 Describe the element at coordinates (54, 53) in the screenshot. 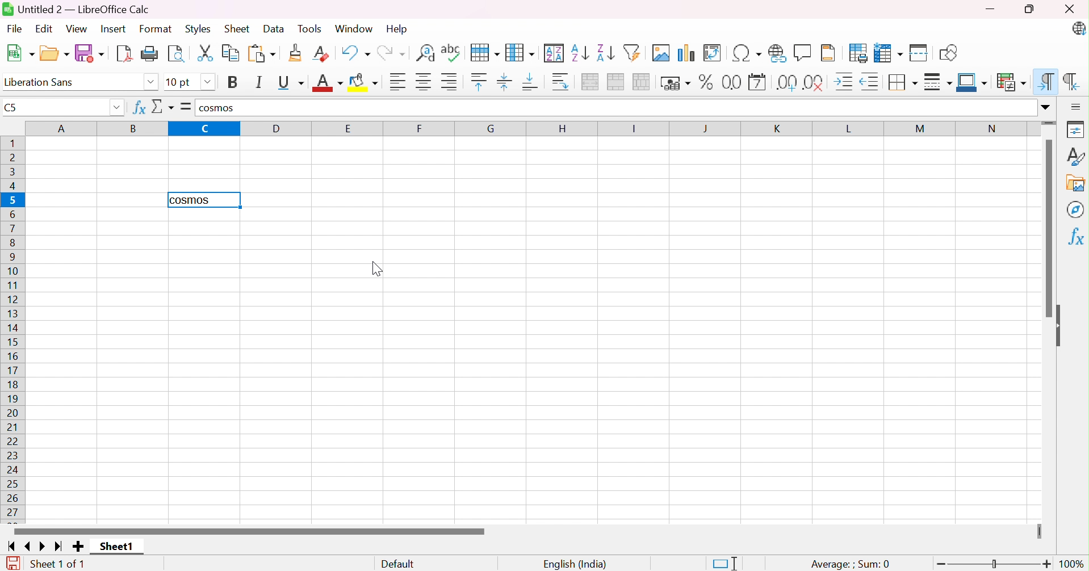

I see `Open` at that location.